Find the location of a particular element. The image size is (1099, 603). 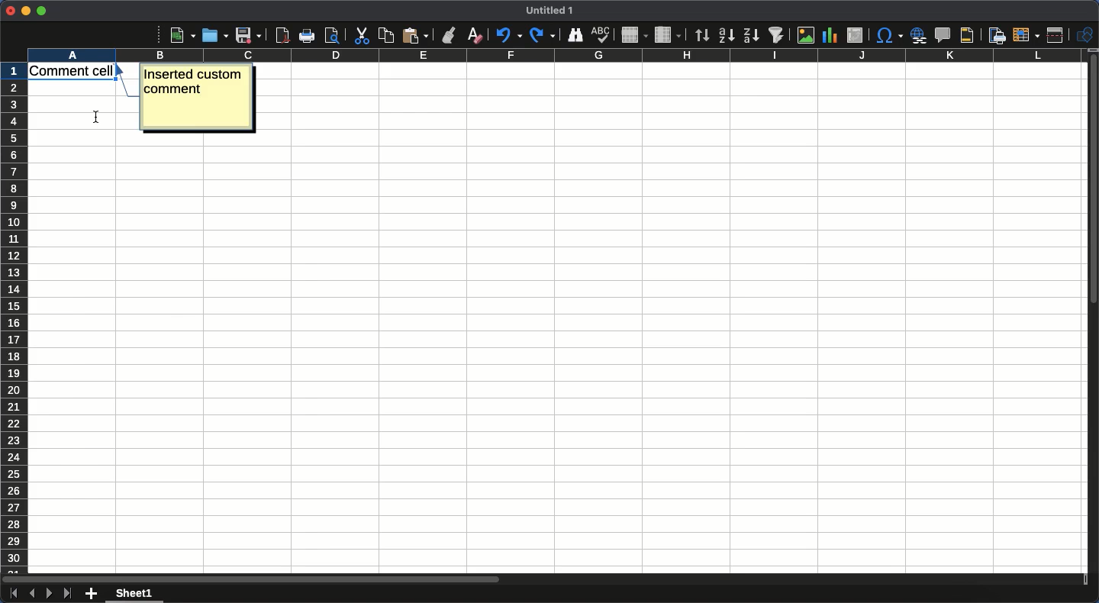

More is located at coordinates (154, 36).